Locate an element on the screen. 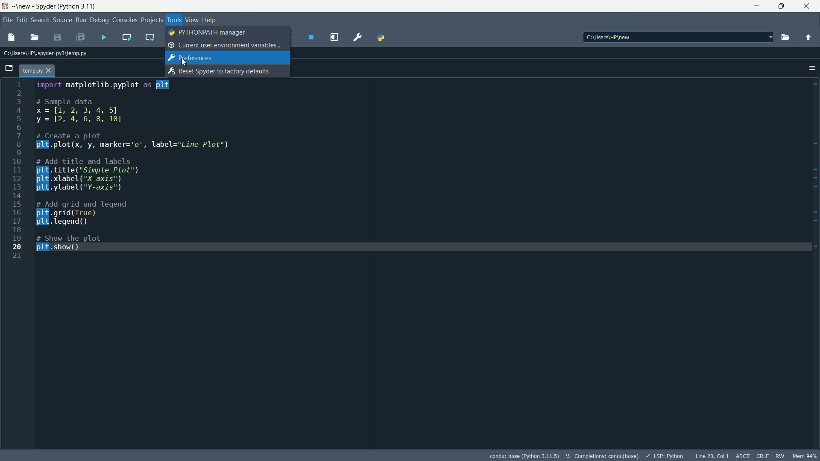 The height and width of the screenshot is (461, 820). run current cell is located at coordinates (127, 37).